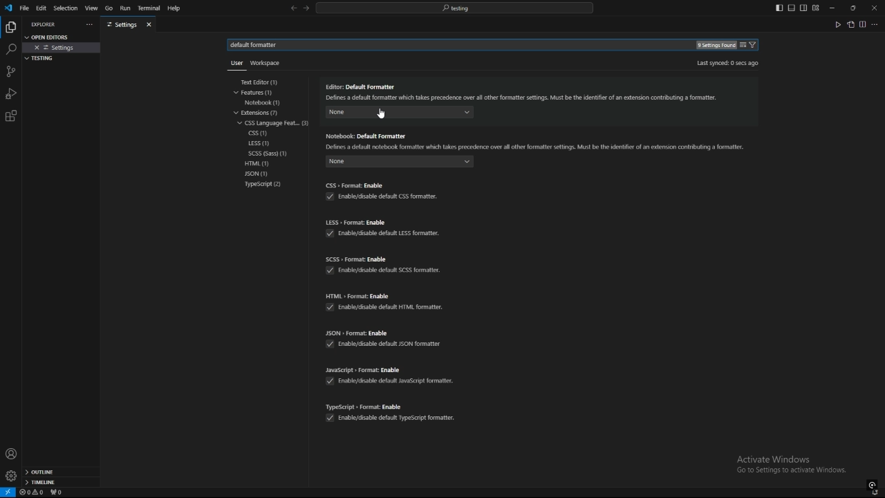 This screenshot has height=498, width=885. Describe the element at coordinates (390, 418) in the screenshot. I see `enable /disable default typescript formatter` at that location.